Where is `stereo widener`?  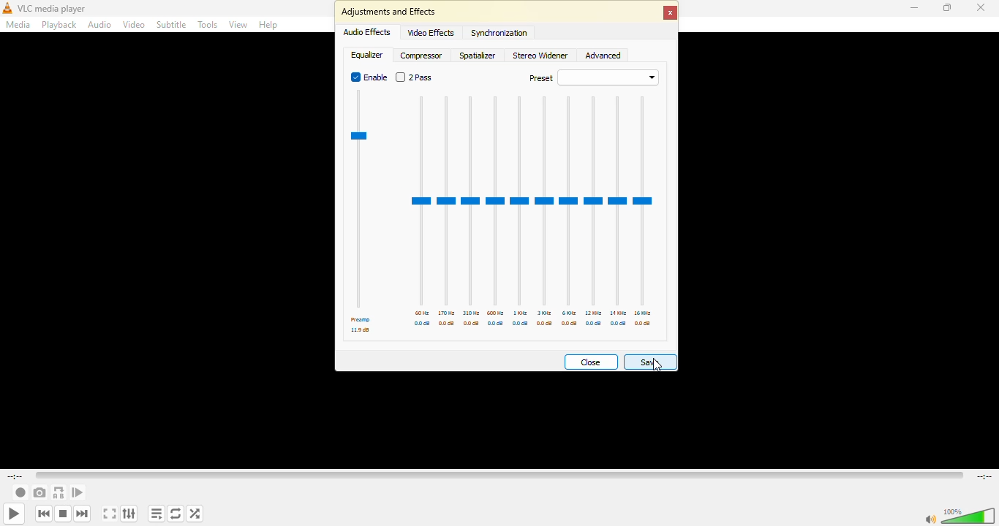 stereo widener is located at coordinates (541, 57).